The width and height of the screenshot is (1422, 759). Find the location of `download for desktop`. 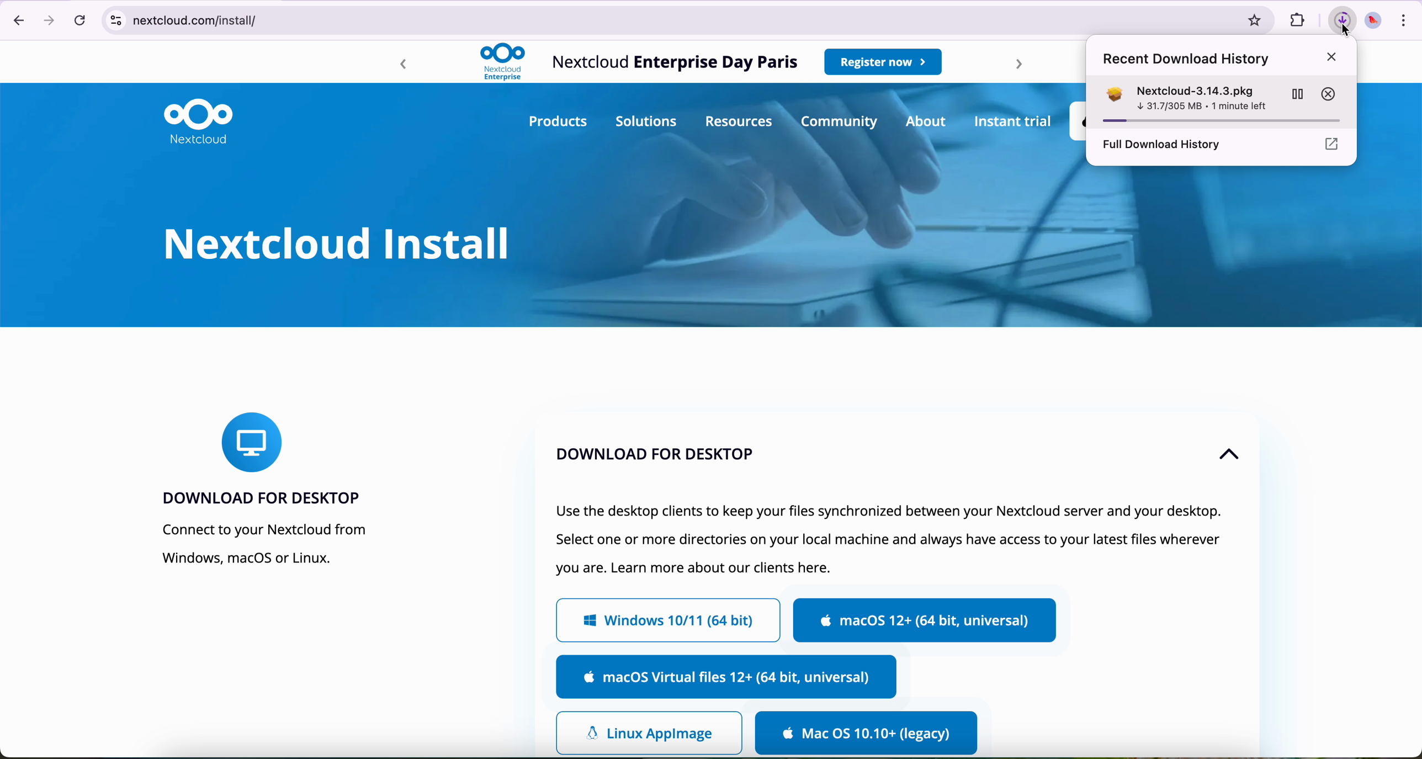

download for desktop is located at coordinates (261, 496).